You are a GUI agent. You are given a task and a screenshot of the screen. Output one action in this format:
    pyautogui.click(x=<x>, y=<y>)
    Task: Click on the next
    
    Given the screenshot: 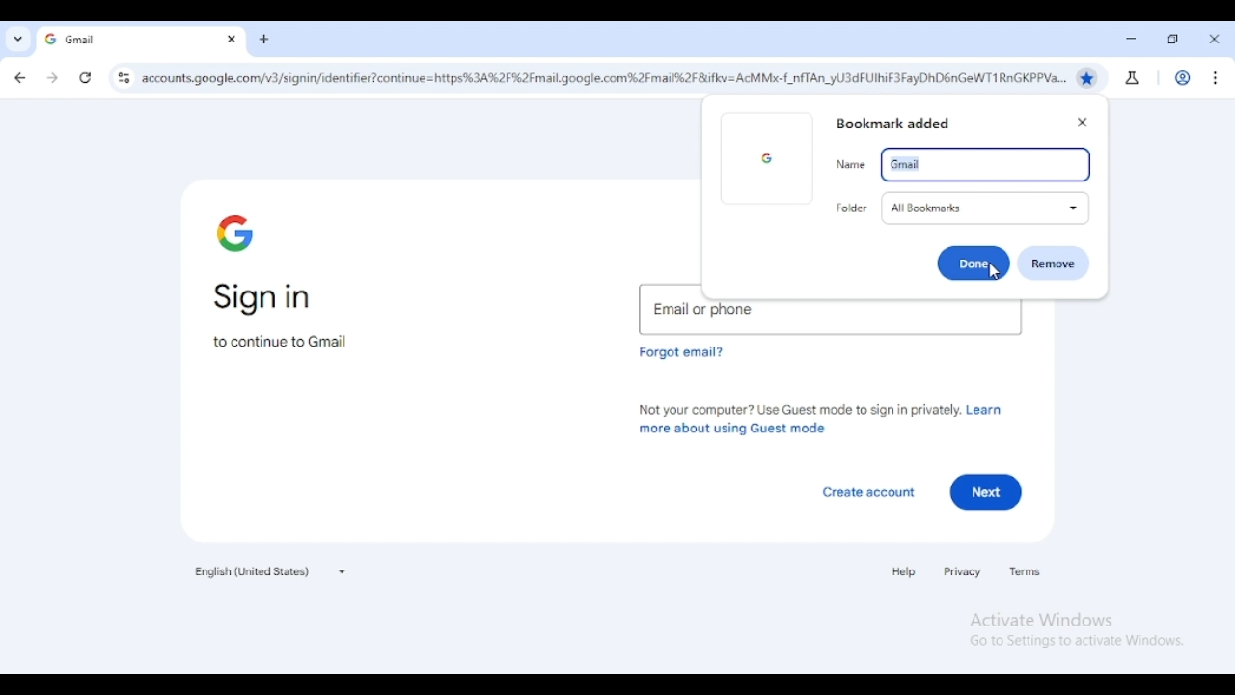 What is the action you would take?
    pyautogui.click(x=987, y=492)
    